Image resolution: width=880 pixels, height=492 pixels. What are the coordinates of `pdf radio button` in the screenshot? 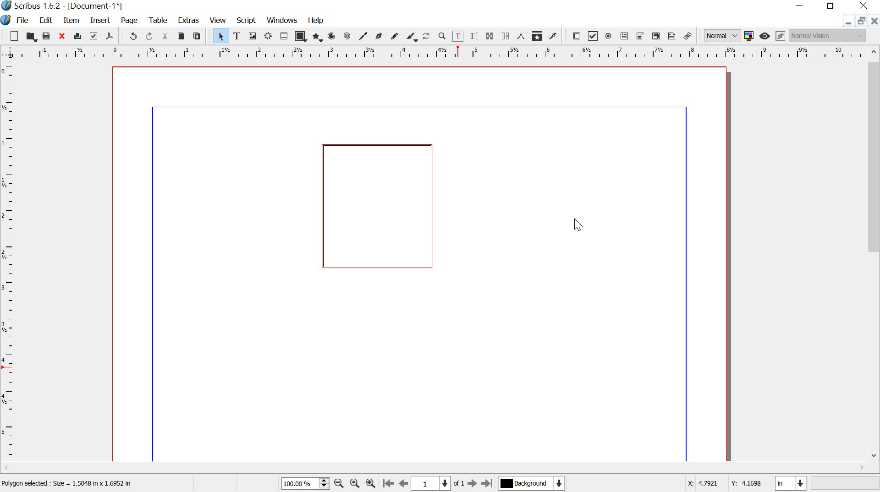 It's located at (610, 37).